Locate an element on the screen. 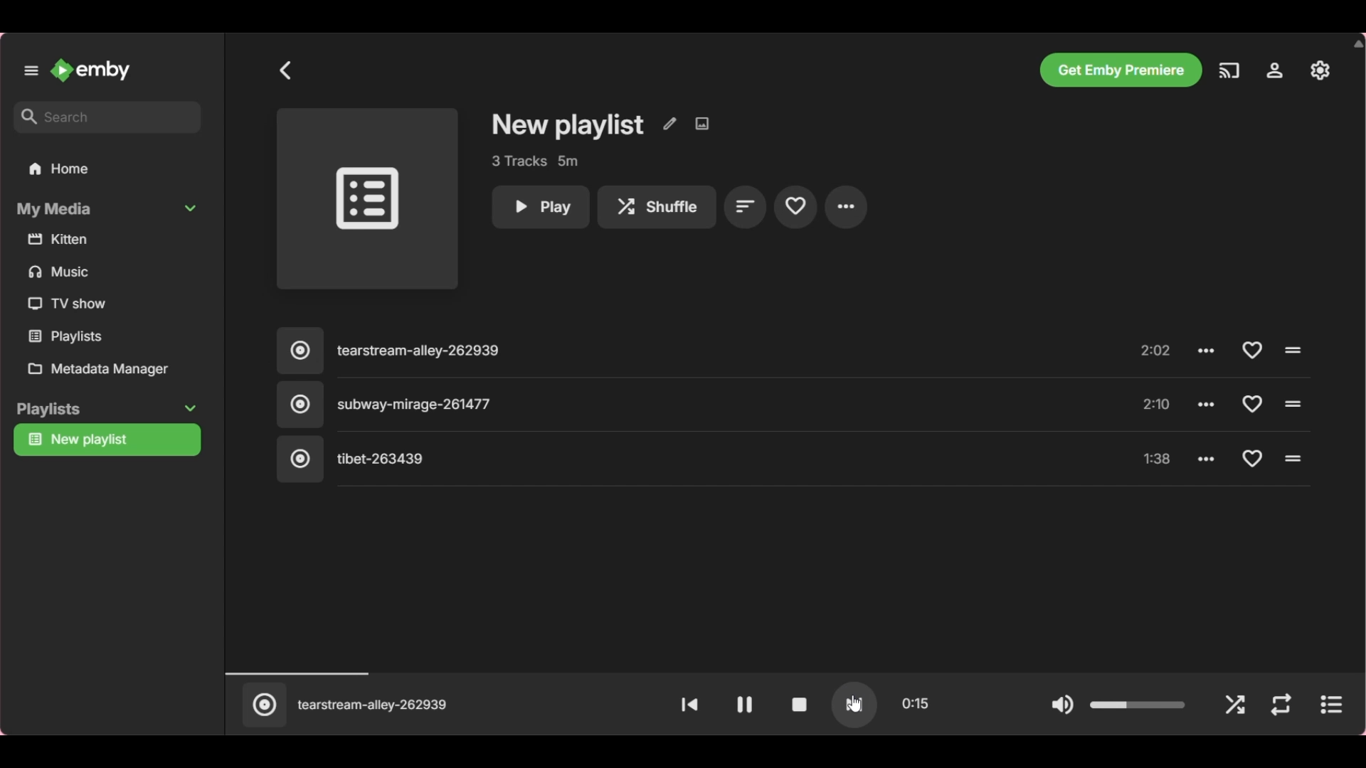  Edit metadata is located at coordinates (668, 124).